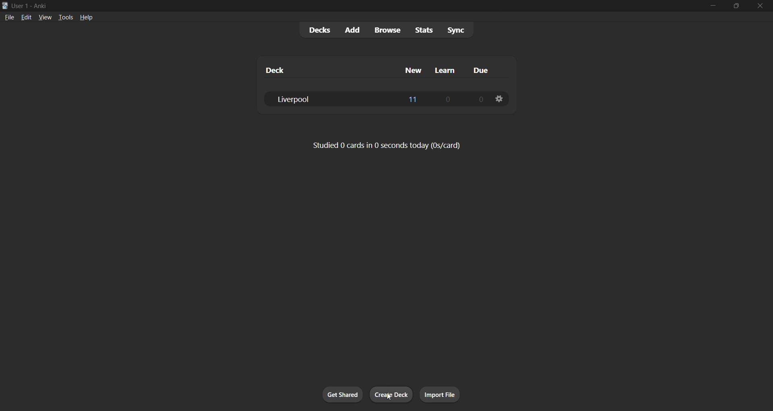 Image resolution: width=773 pixels, height=411 pixels. What do you see at coordinates (761, 6) in the screenshot?
I see `close` at bounding box center [761, 6].